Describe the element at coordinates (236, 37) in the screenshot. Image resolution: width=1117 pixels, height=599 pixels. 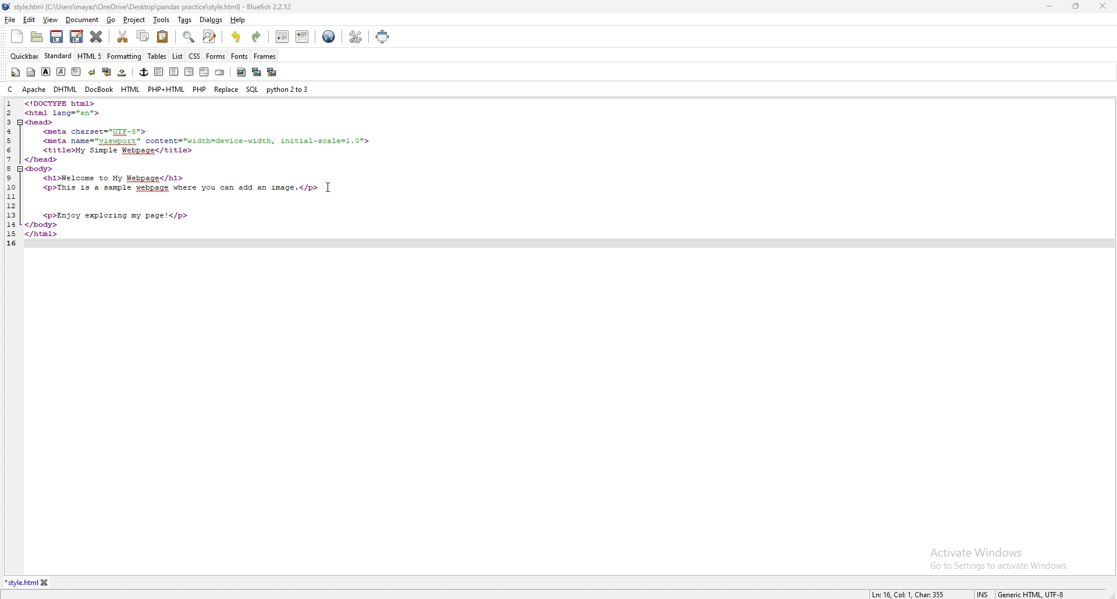
I see `undo` at that location.